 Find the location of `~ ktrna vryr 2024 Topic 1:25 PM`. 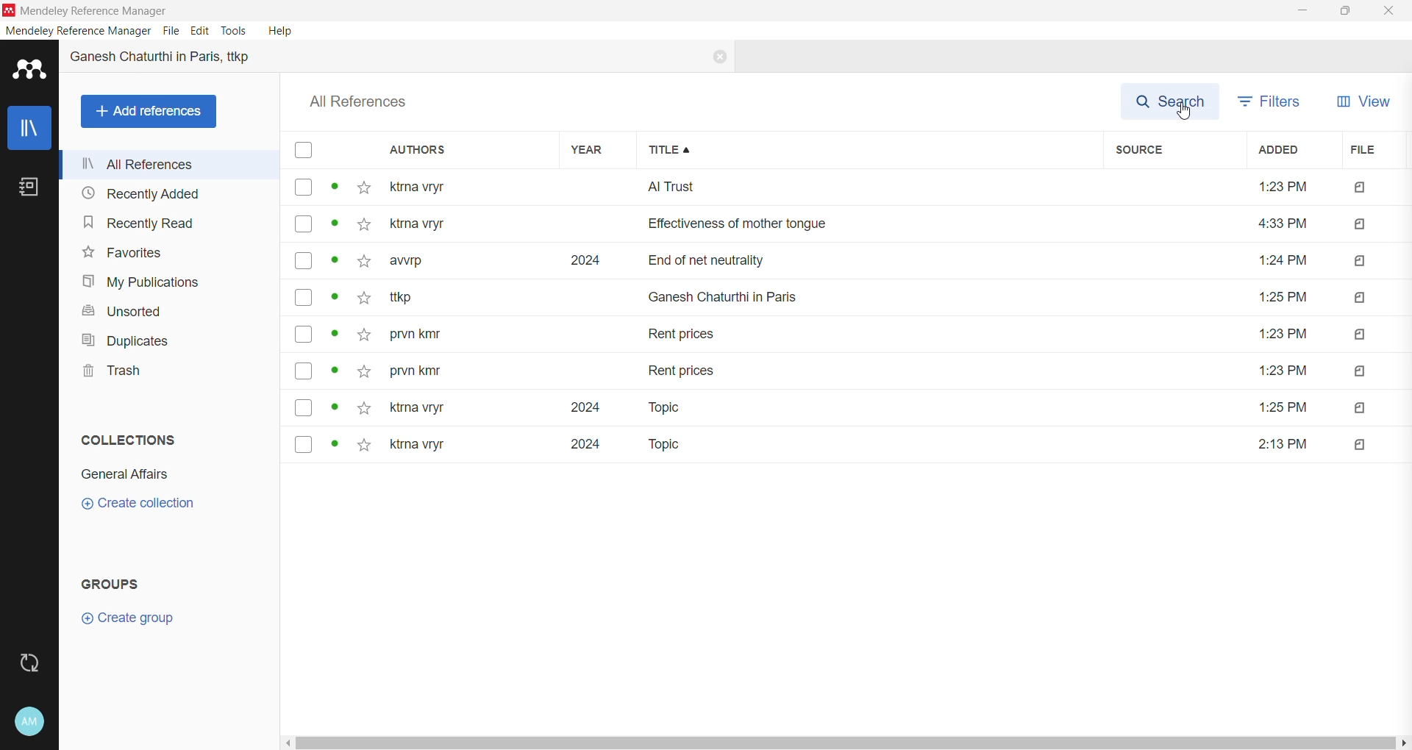

~ ktrna vryr 2024 Topic 1:25 PM is located at coordinates (851, 407).